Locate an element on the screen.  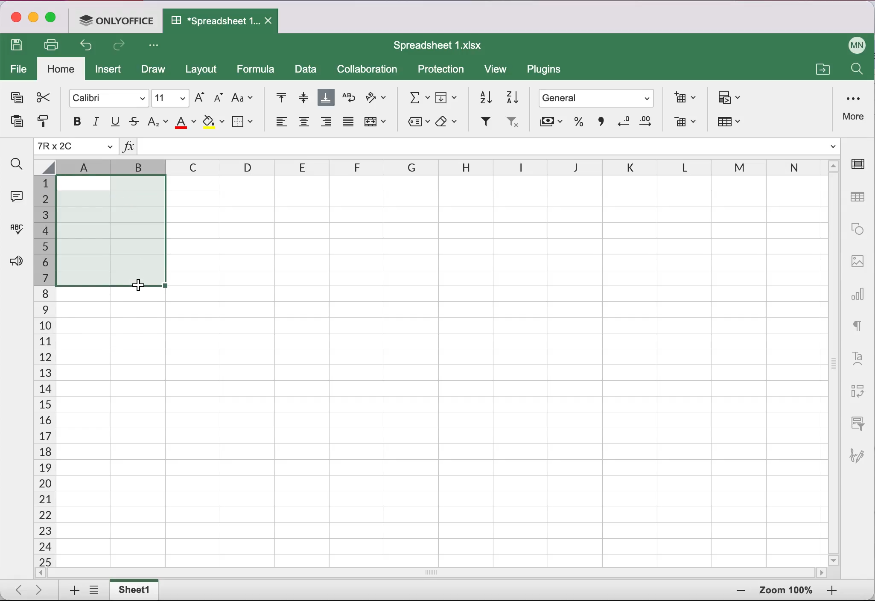
layout is located at coordinates (204, 70).